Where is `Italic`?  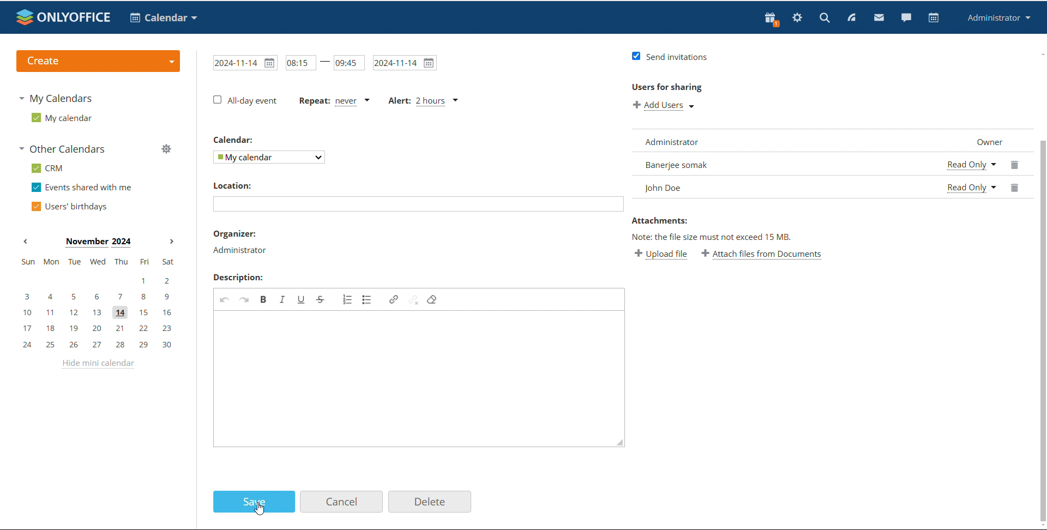 Italic is located at coordinates (281, 299).